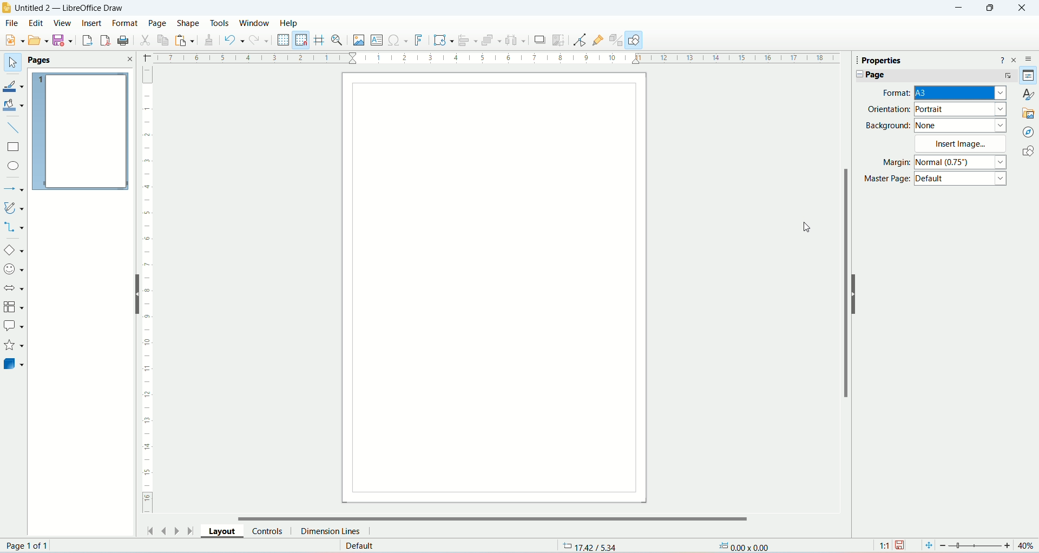 The height and width of the screenshot is (553, 1039). Describe the element at coordinates (338, 41) in the screenshot. I see `zoom and pan` at that location.